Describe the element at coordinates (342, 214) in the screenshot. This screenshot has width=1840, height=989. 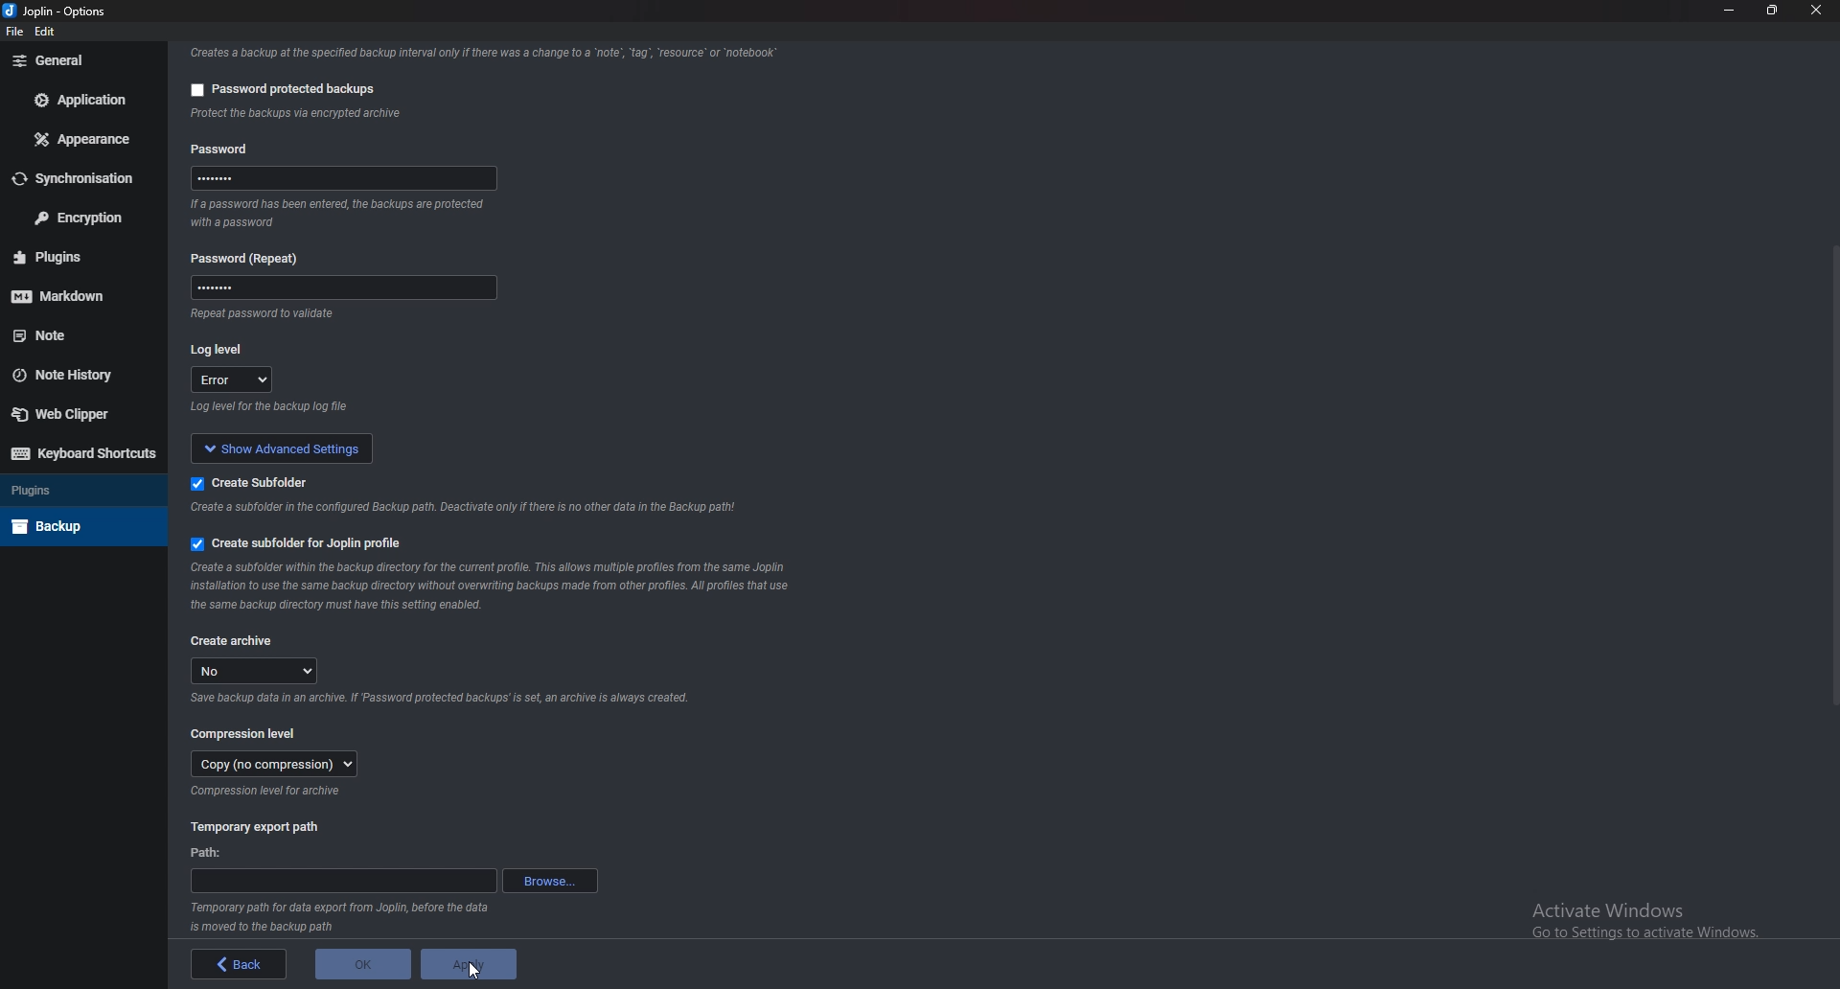
I see `info` at that location.